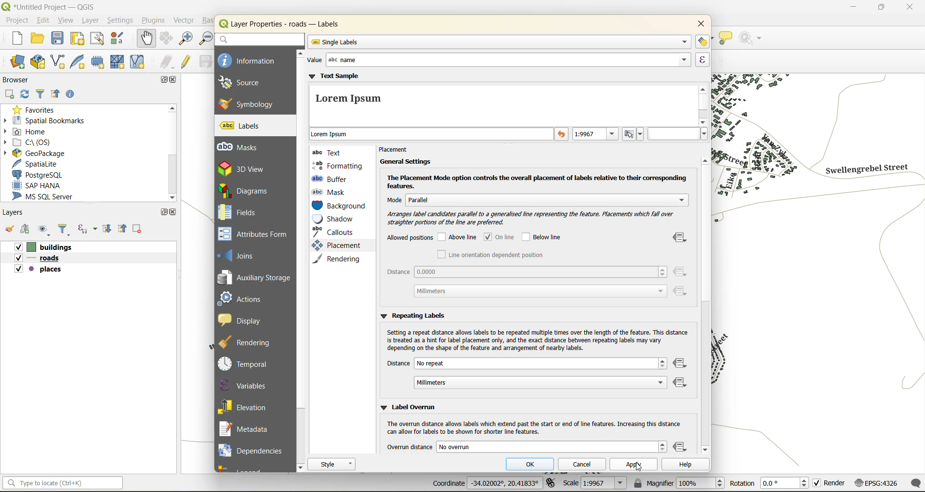  What do you see at coordinates (502, 99) in the screenshot?
I see `text sample` at bounding box center [502, 99].